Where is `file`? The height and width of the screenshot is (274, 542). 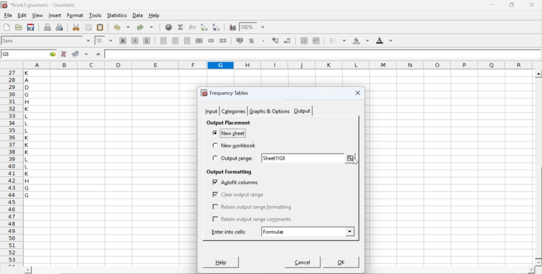 file is located at coordinates (8, 16).